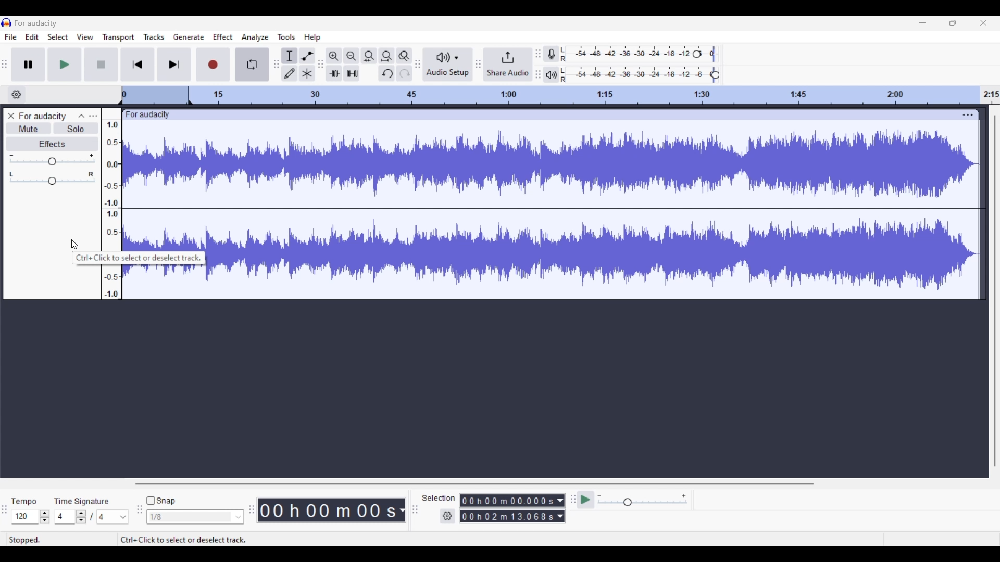  Describe the element at coordinates (307, 56) in the screenshot. I see `Envelop tool` at that location.